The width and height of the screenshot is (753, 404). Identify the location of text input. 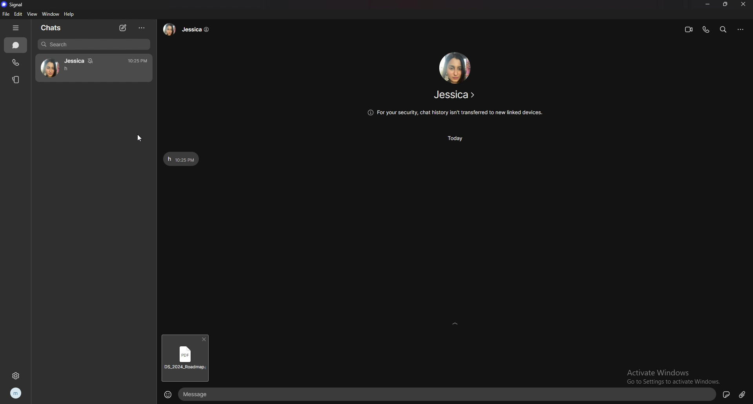
(440, 395).